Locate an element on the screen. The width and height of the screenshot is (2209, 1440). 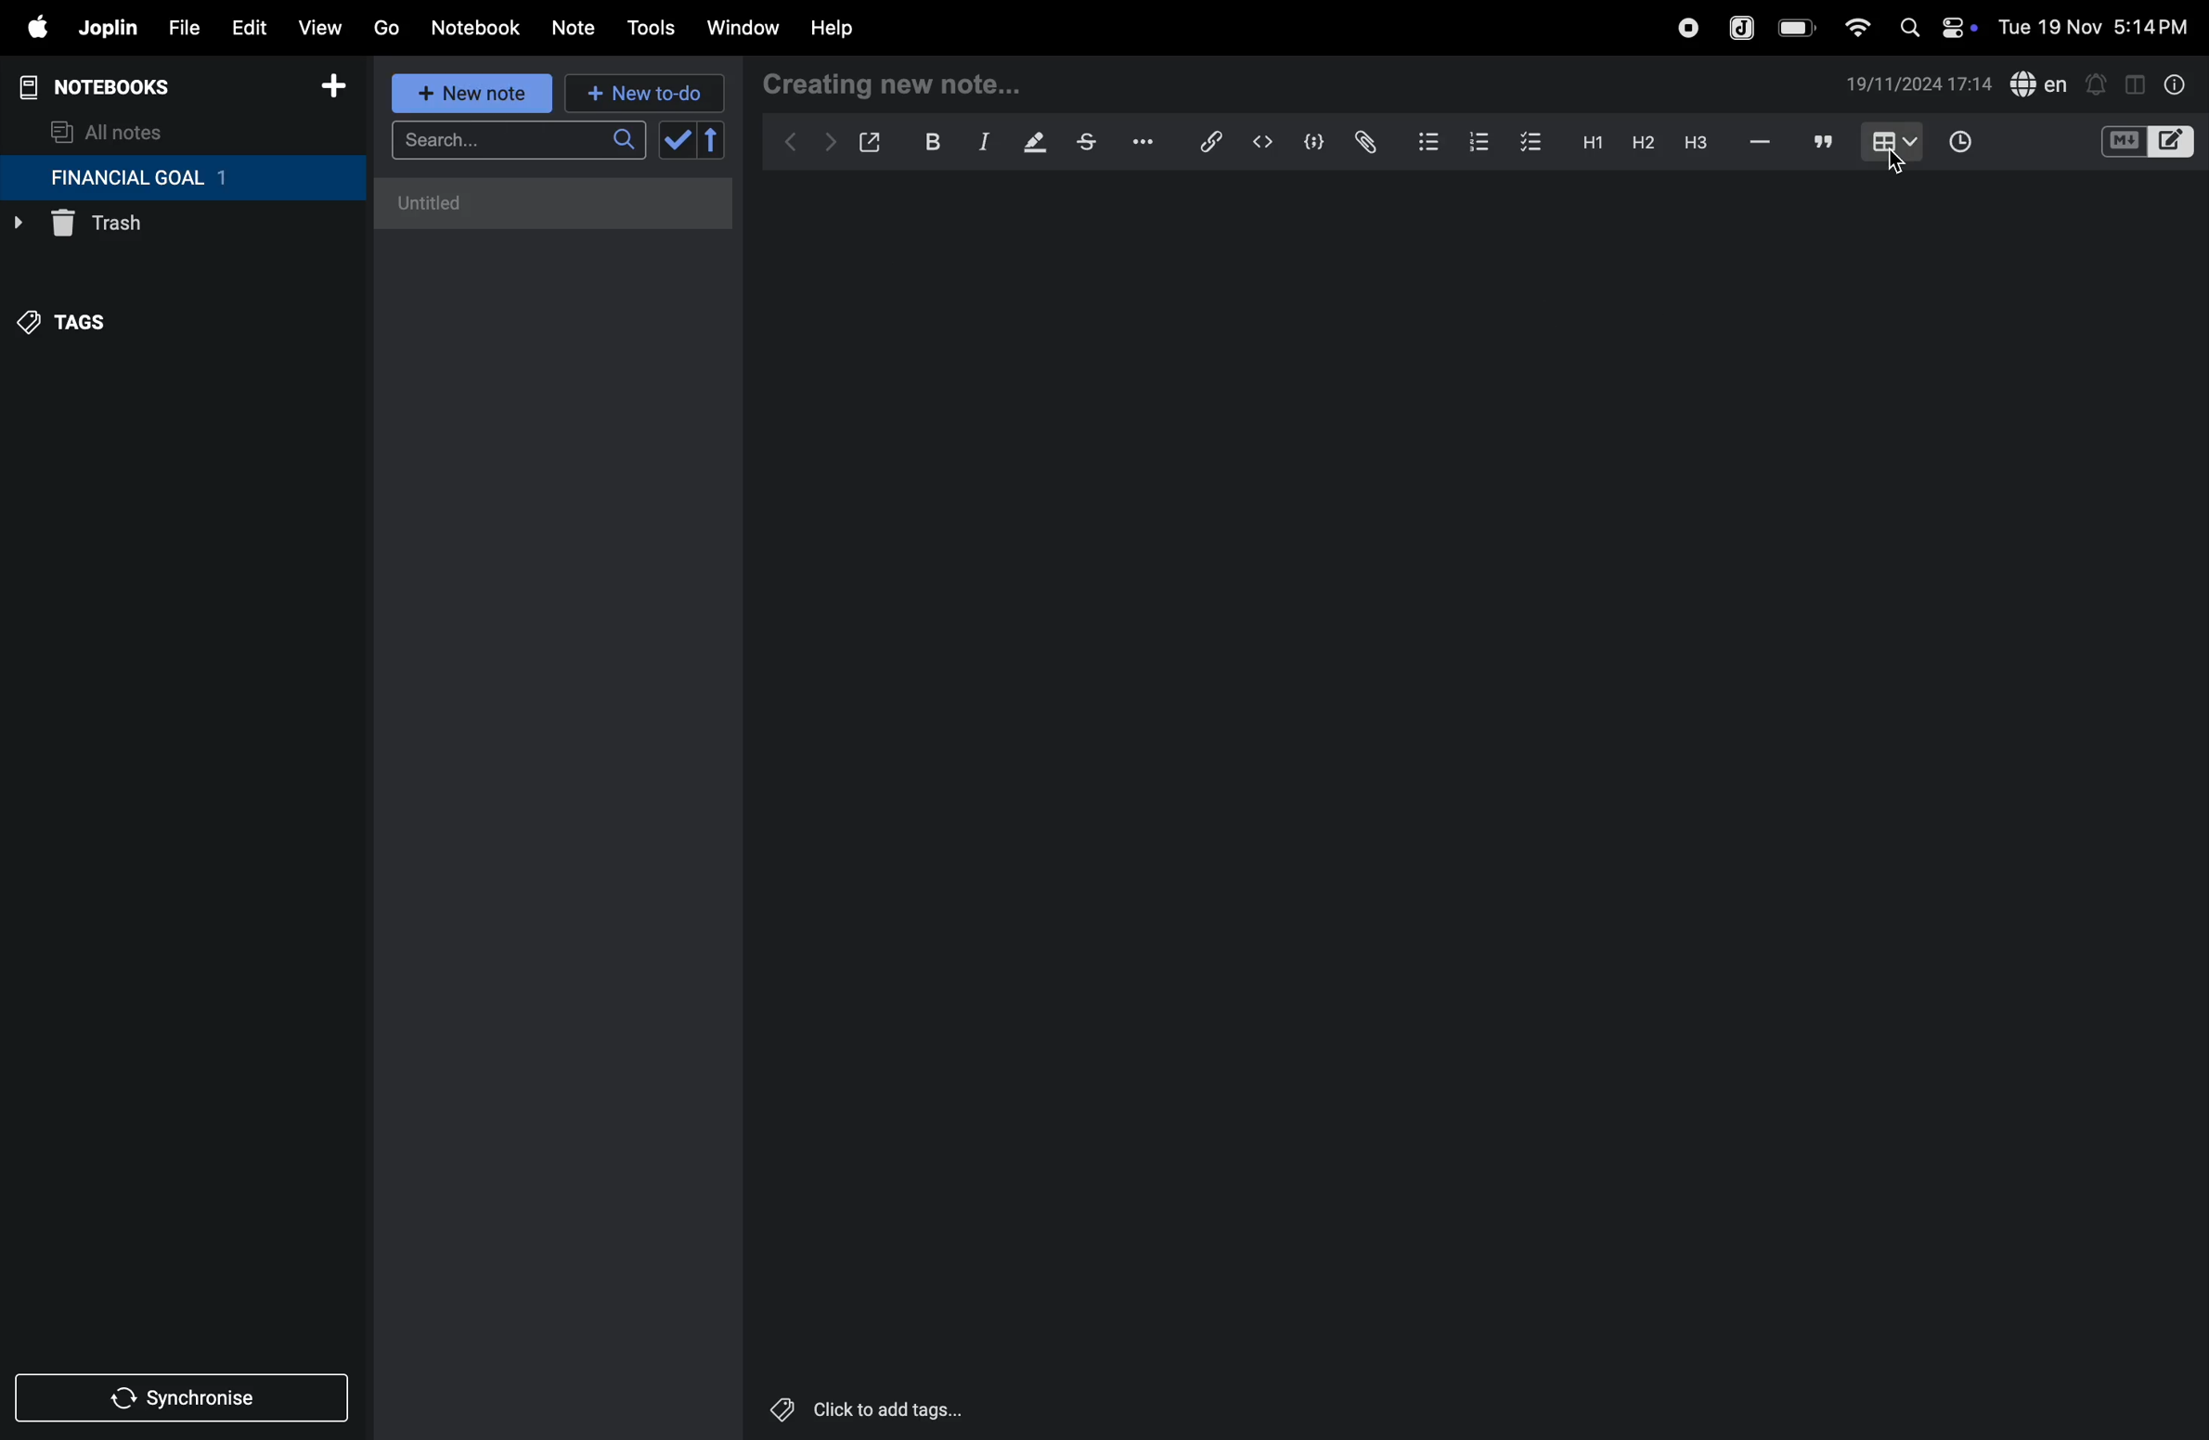
bold is located at coordinates (923, 141).